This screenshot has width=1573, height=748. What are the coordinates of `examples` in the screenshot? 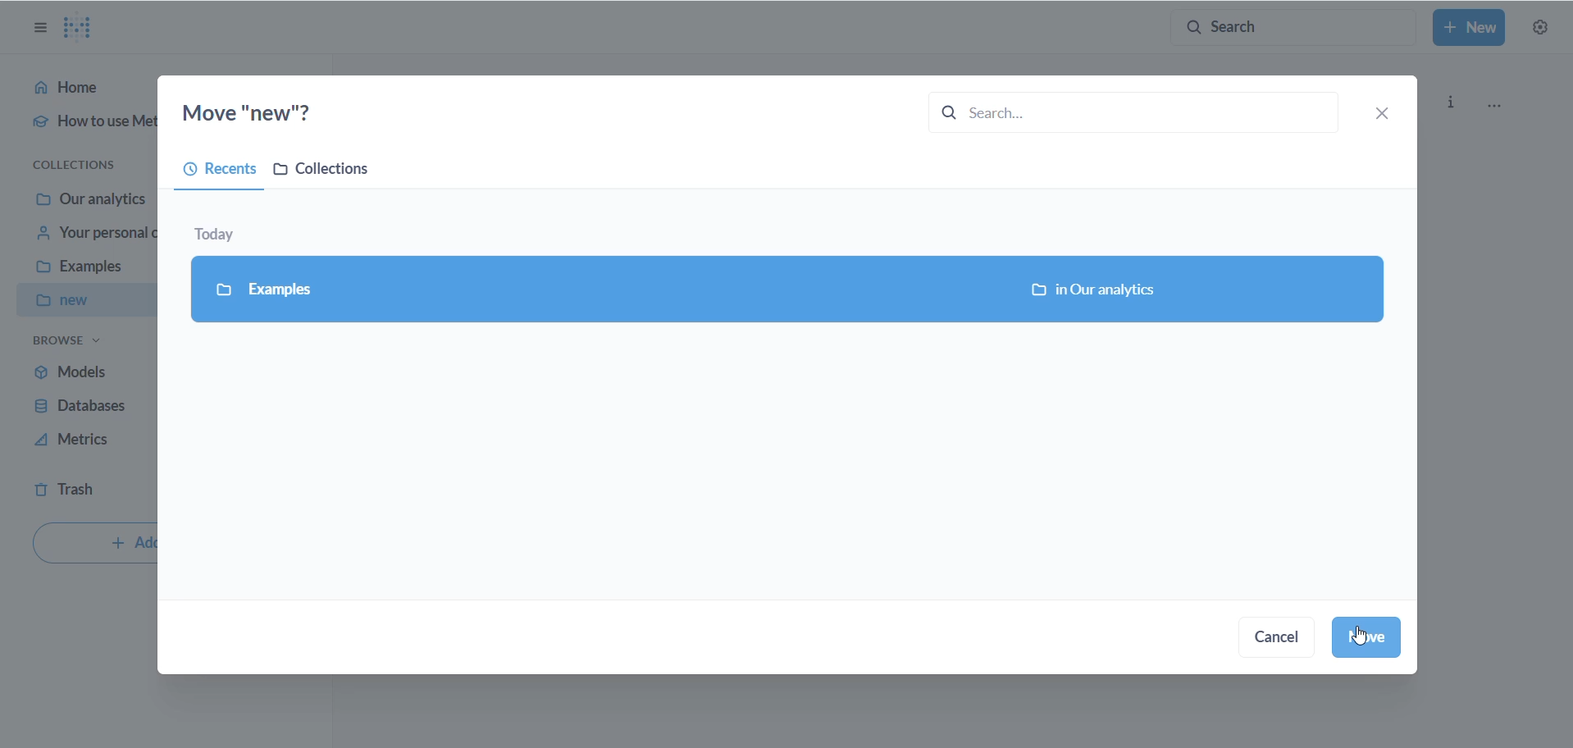 It's located at (87, 271).